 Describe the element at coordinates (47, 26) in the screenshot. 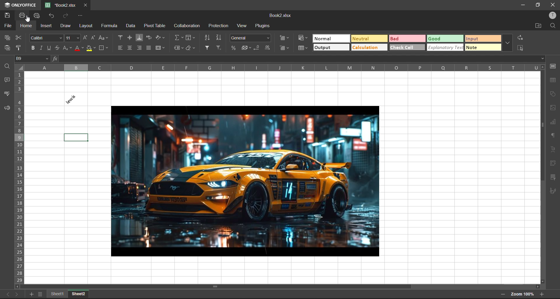

I see `insert` at that location.